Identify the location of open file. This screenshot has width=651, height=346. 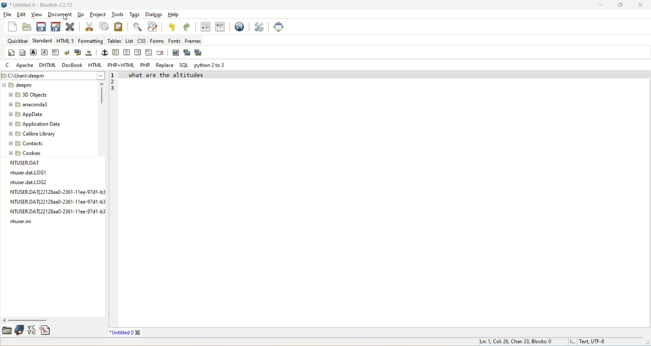
(27, 26).